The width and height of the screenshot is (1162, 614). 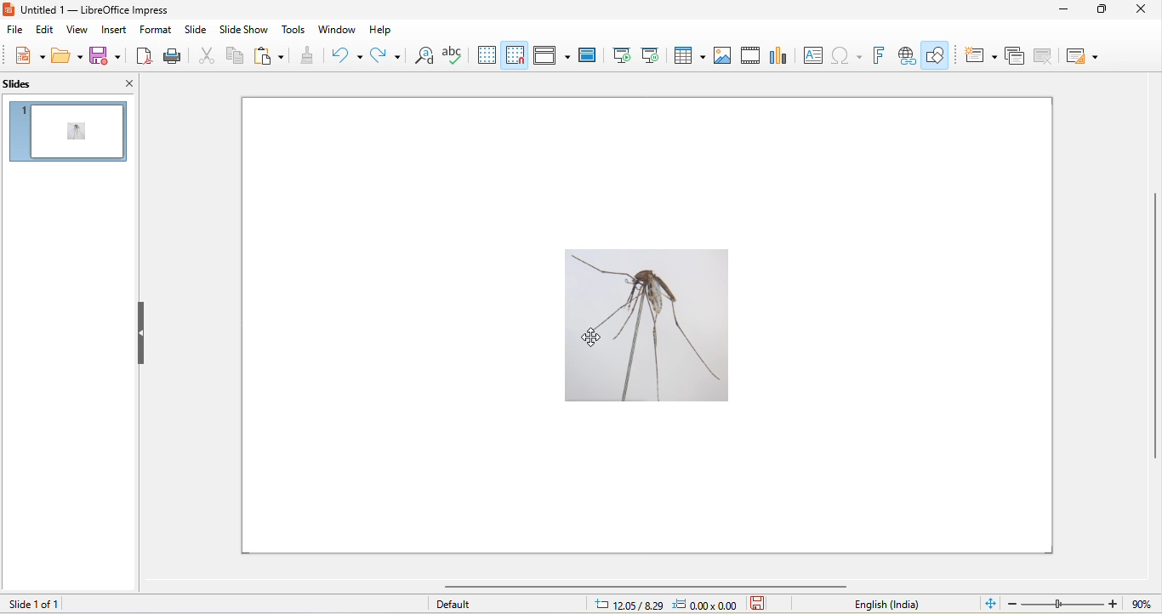 I want to click on paste, so click(x=268, y=54).